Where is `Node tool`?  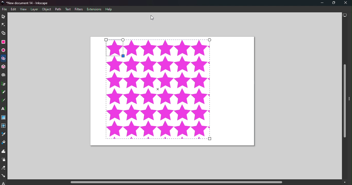 Node tool is located at coordinates (3, 25).